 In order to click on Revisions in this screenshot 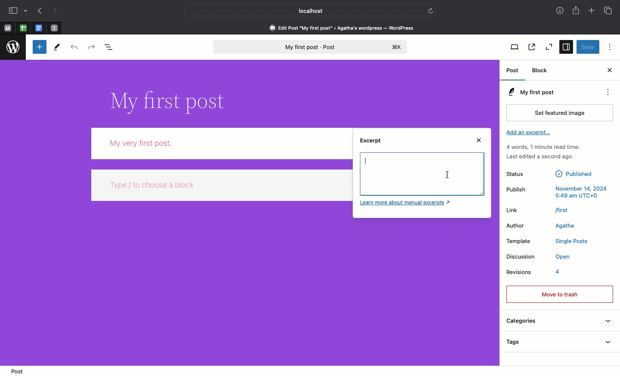, I will do `click(534, 274)`.